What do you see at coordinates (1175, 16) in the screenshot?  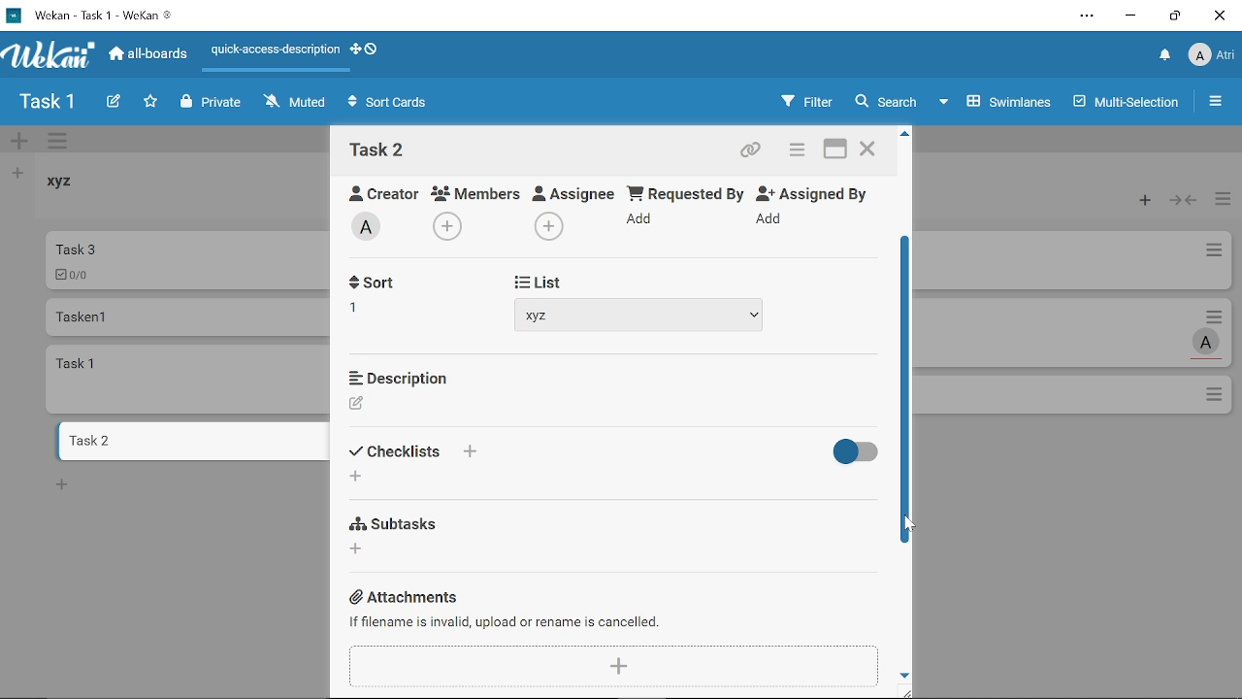 I see `Restore down` at bounding box center [1175, 16].